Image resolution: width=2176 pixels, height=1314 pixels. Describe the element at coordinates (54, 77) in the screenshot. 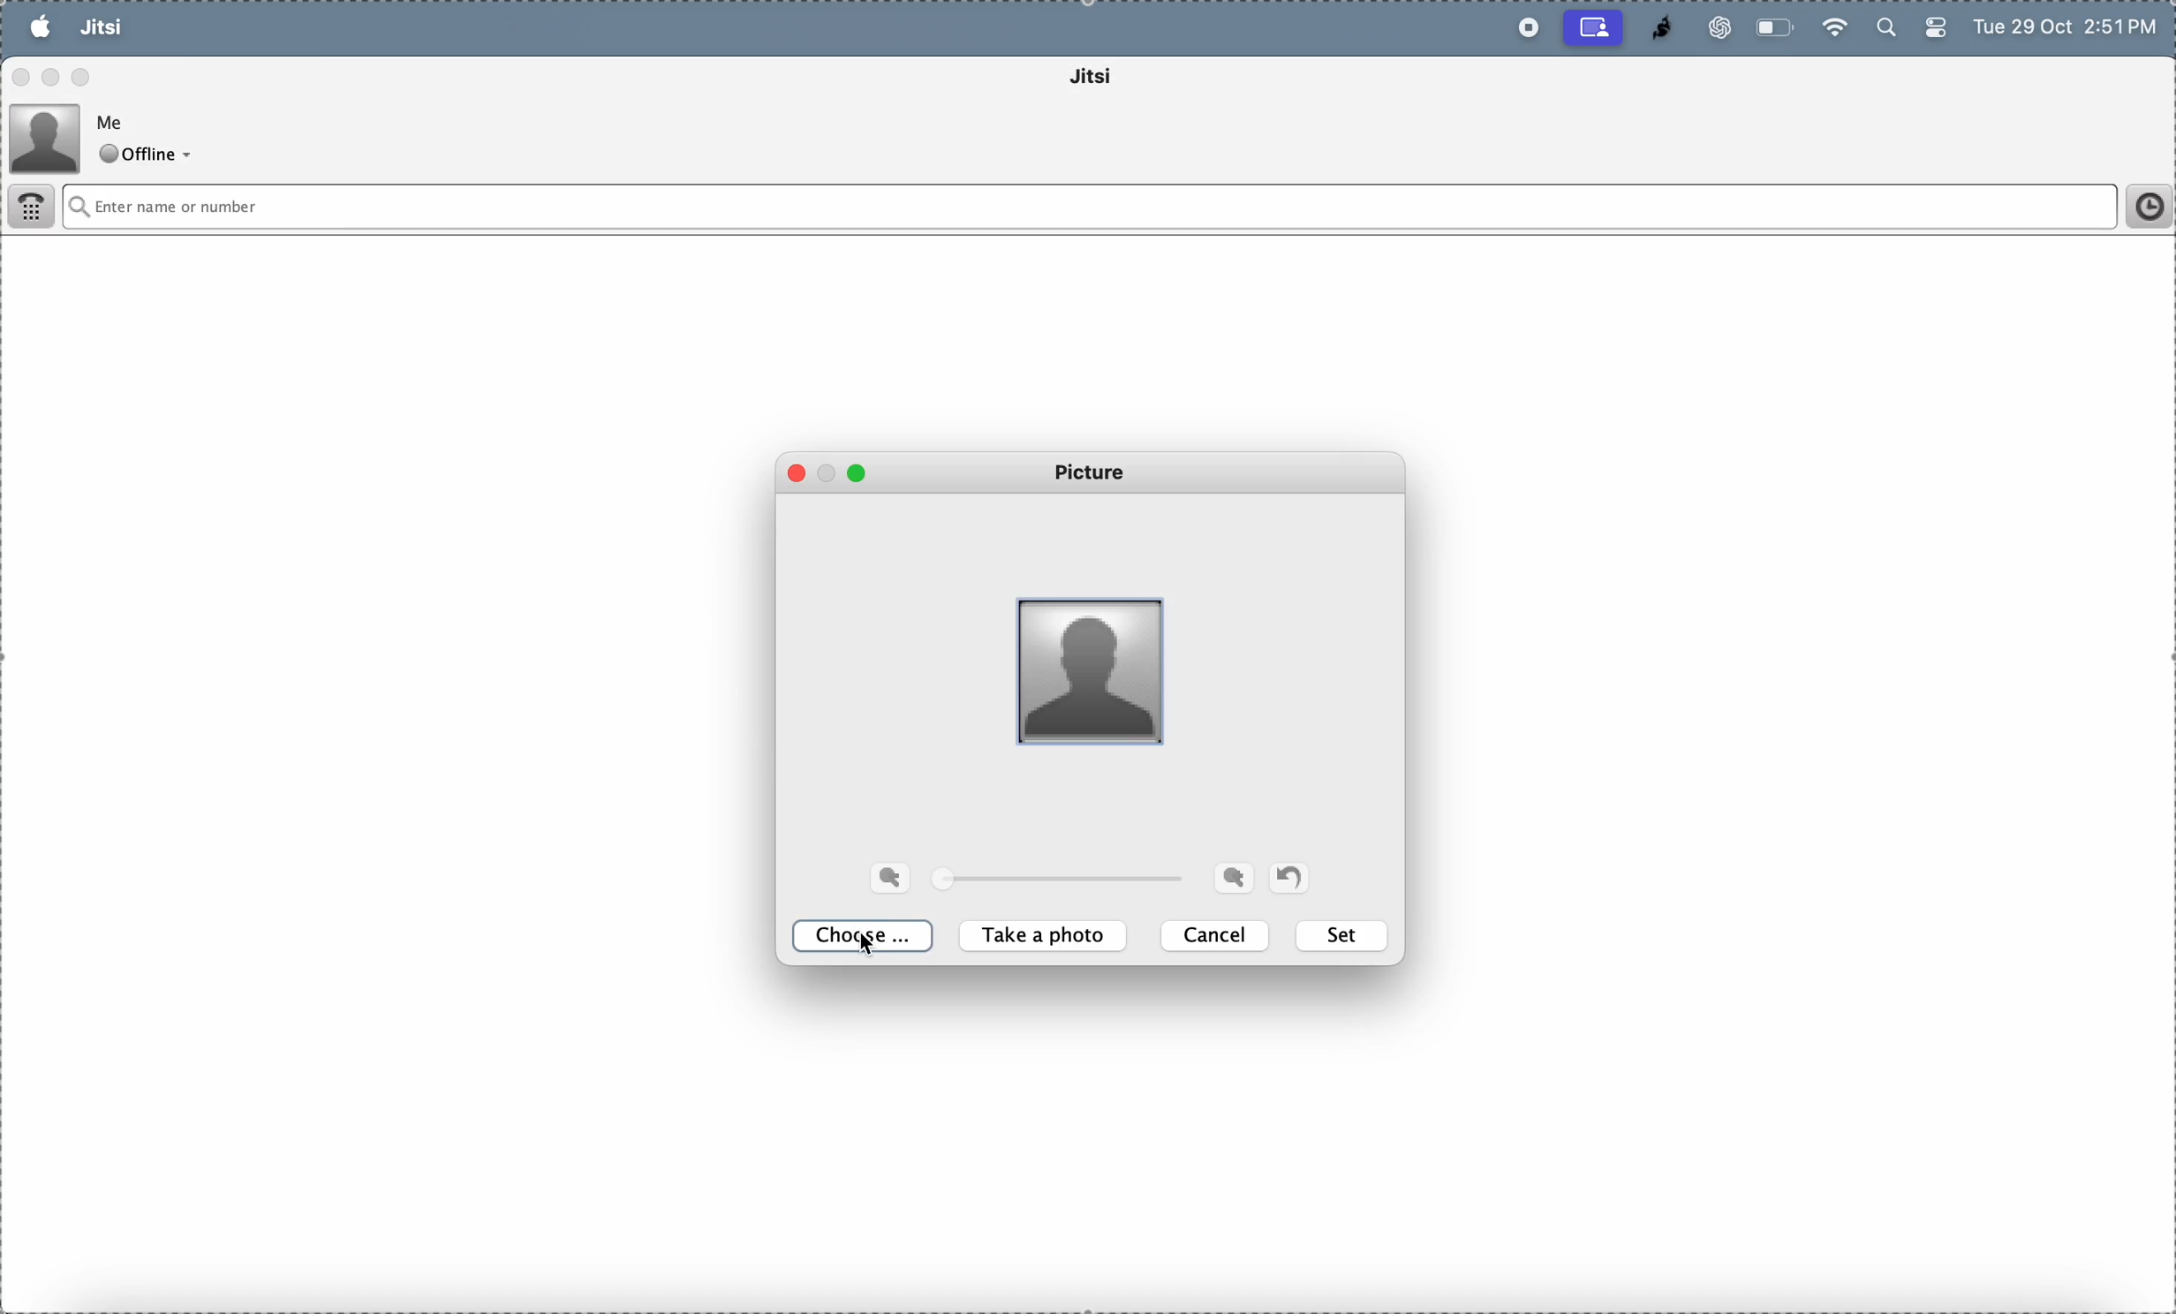

I see `minimize` at that location.